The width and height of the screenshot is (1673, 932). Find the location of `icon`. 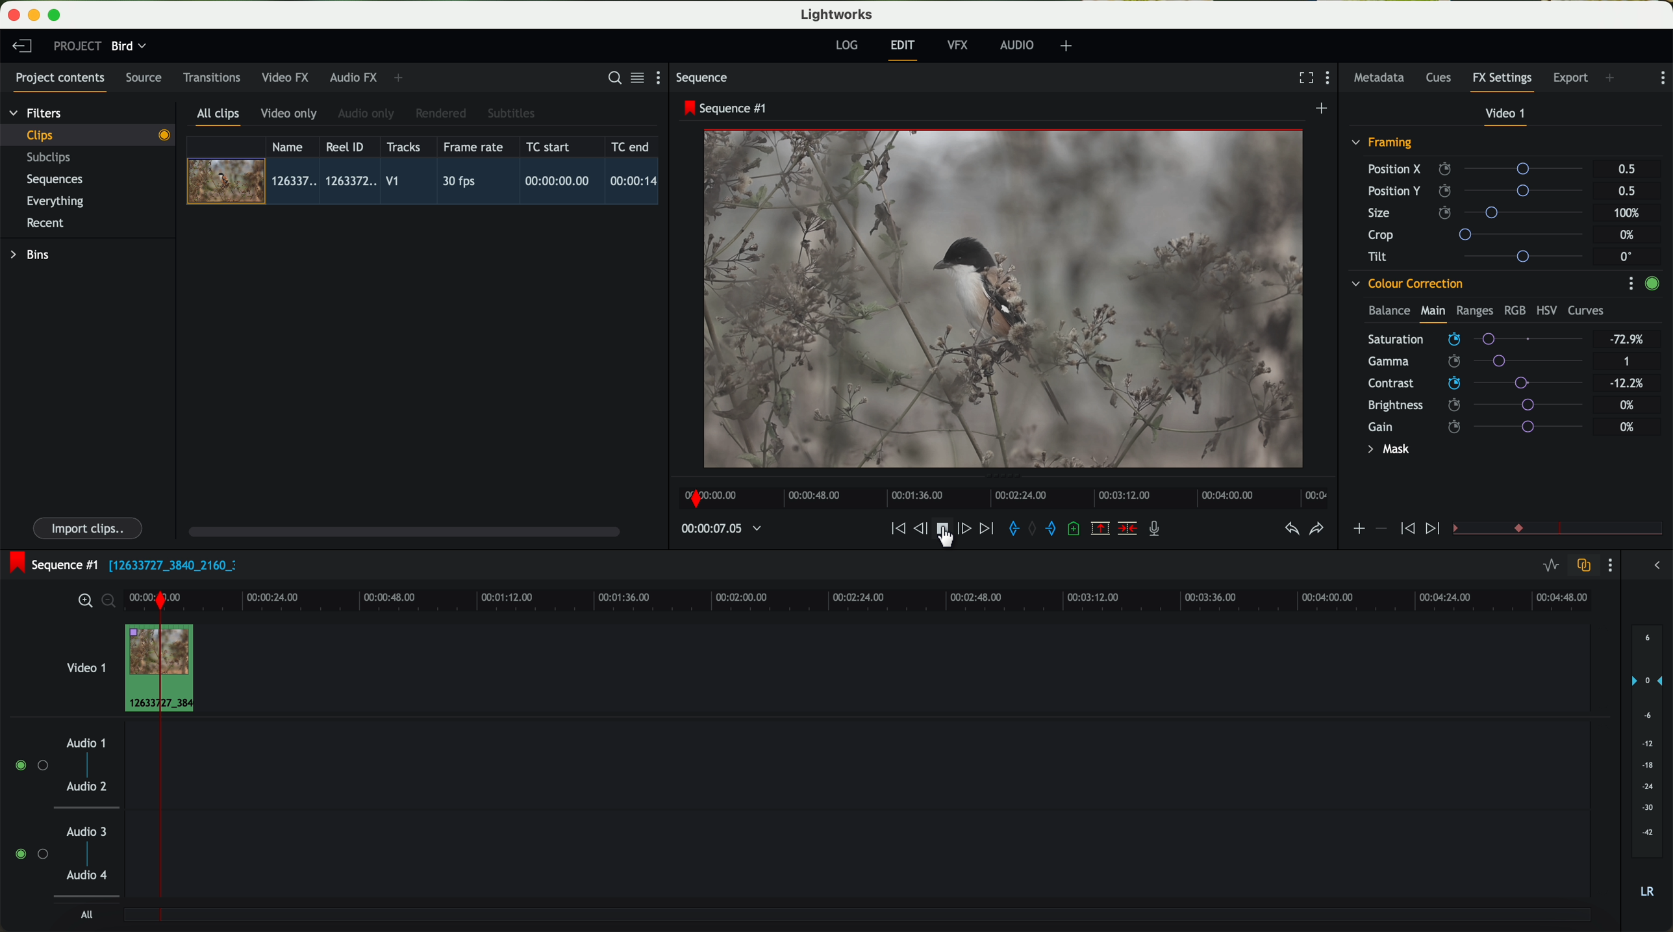

icon is located at coordinates (1405, 529).